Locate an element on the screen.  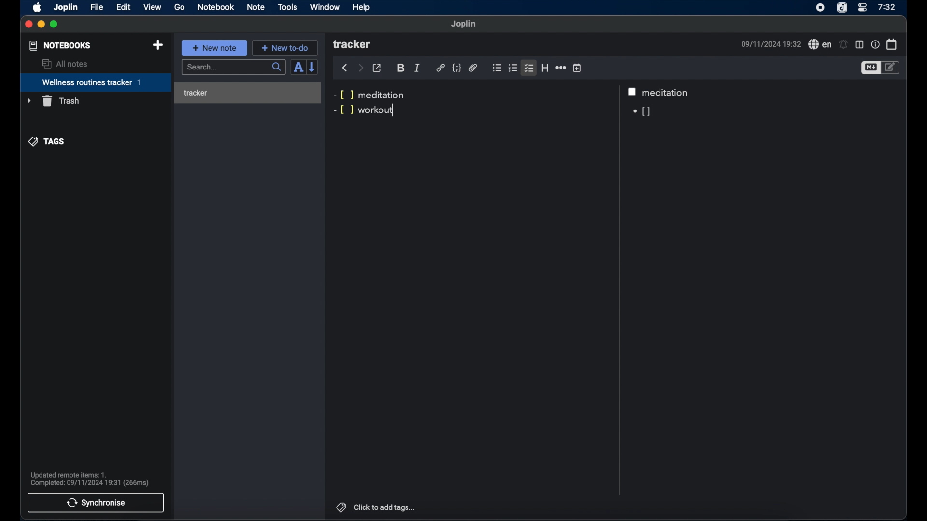
tags is located at coordinates (339, 506).